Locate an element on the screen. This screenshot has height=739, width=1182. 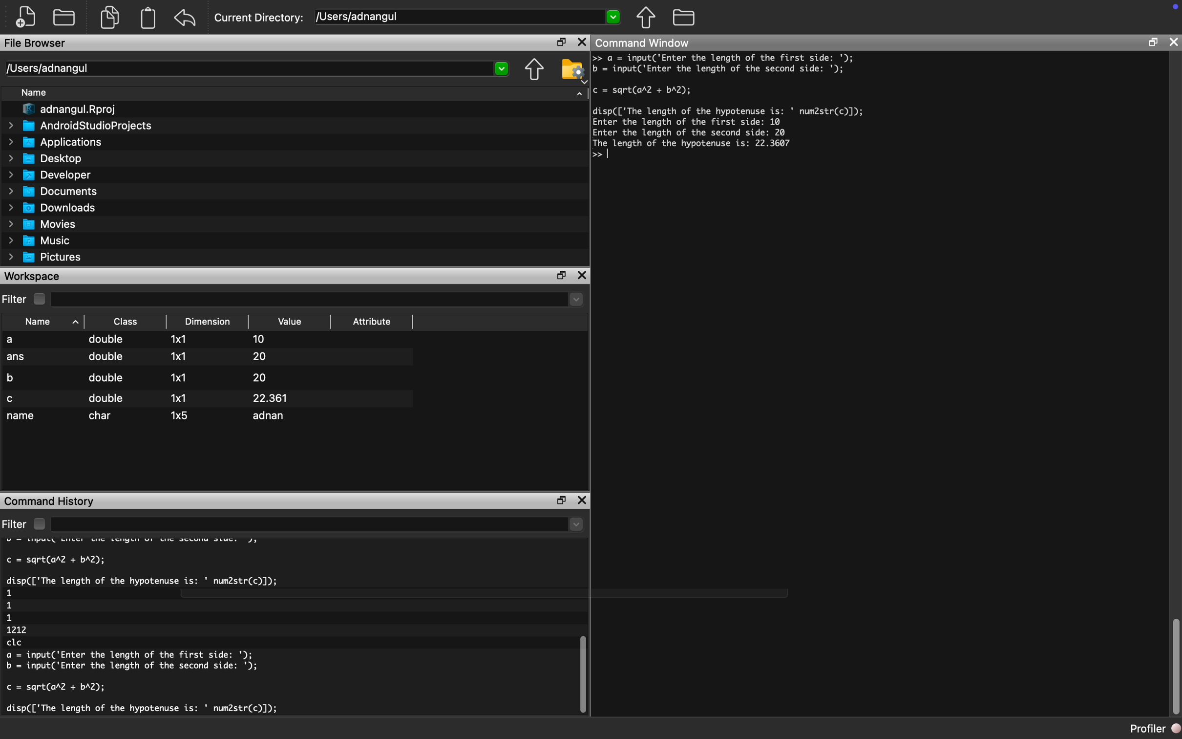
File Browser is located at coordinates (37, 44).